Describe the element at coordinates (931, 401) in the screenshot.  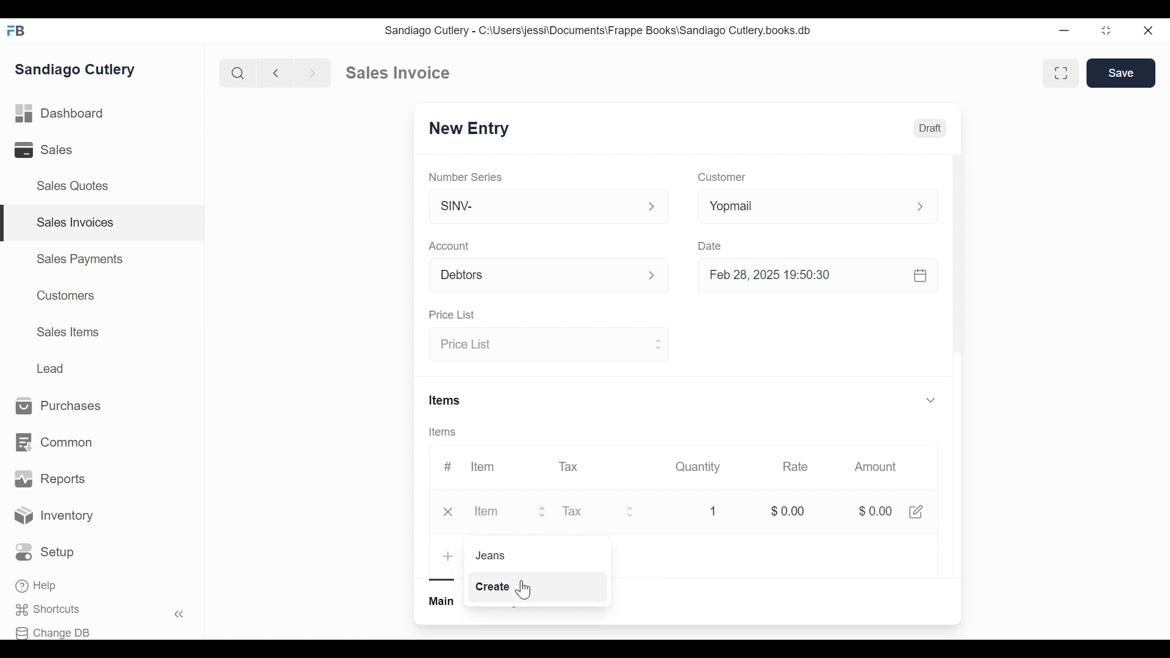
I see `v` at that location.